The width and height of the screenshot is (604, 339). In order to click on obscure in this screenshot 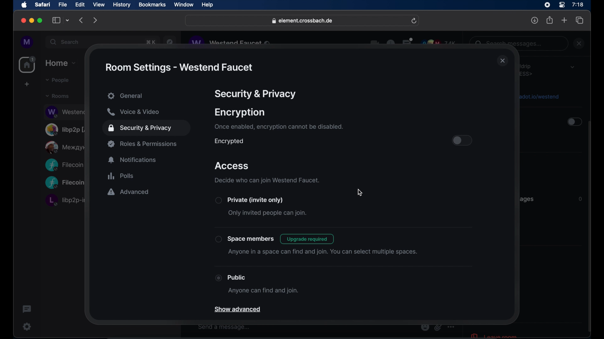, I will do `click(66, 147)`.